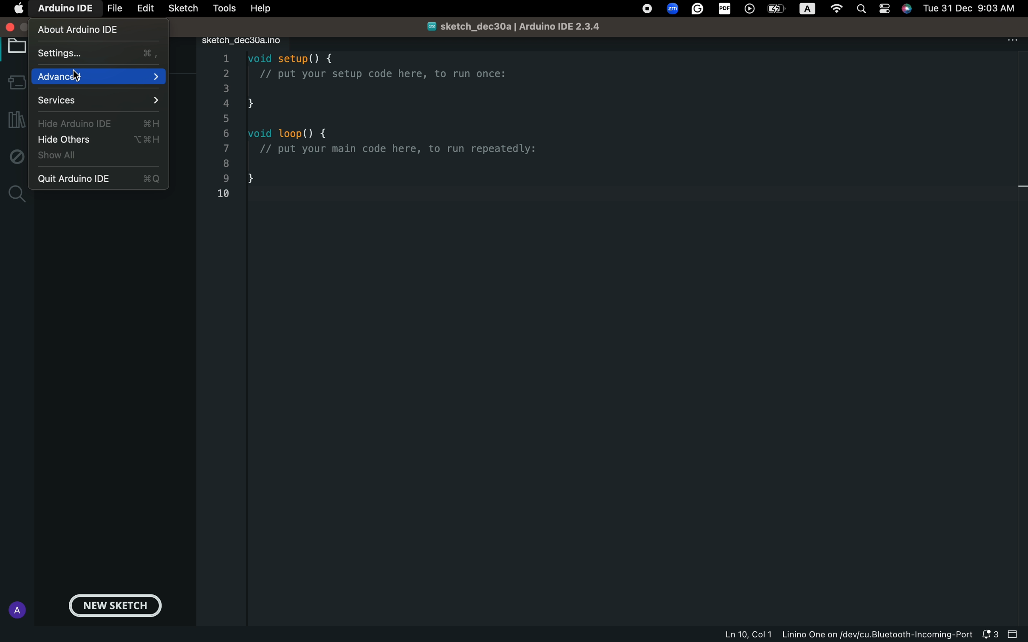  Describe the element at coordinates (750, 9) in the screenshot. I see `Player` at that location.